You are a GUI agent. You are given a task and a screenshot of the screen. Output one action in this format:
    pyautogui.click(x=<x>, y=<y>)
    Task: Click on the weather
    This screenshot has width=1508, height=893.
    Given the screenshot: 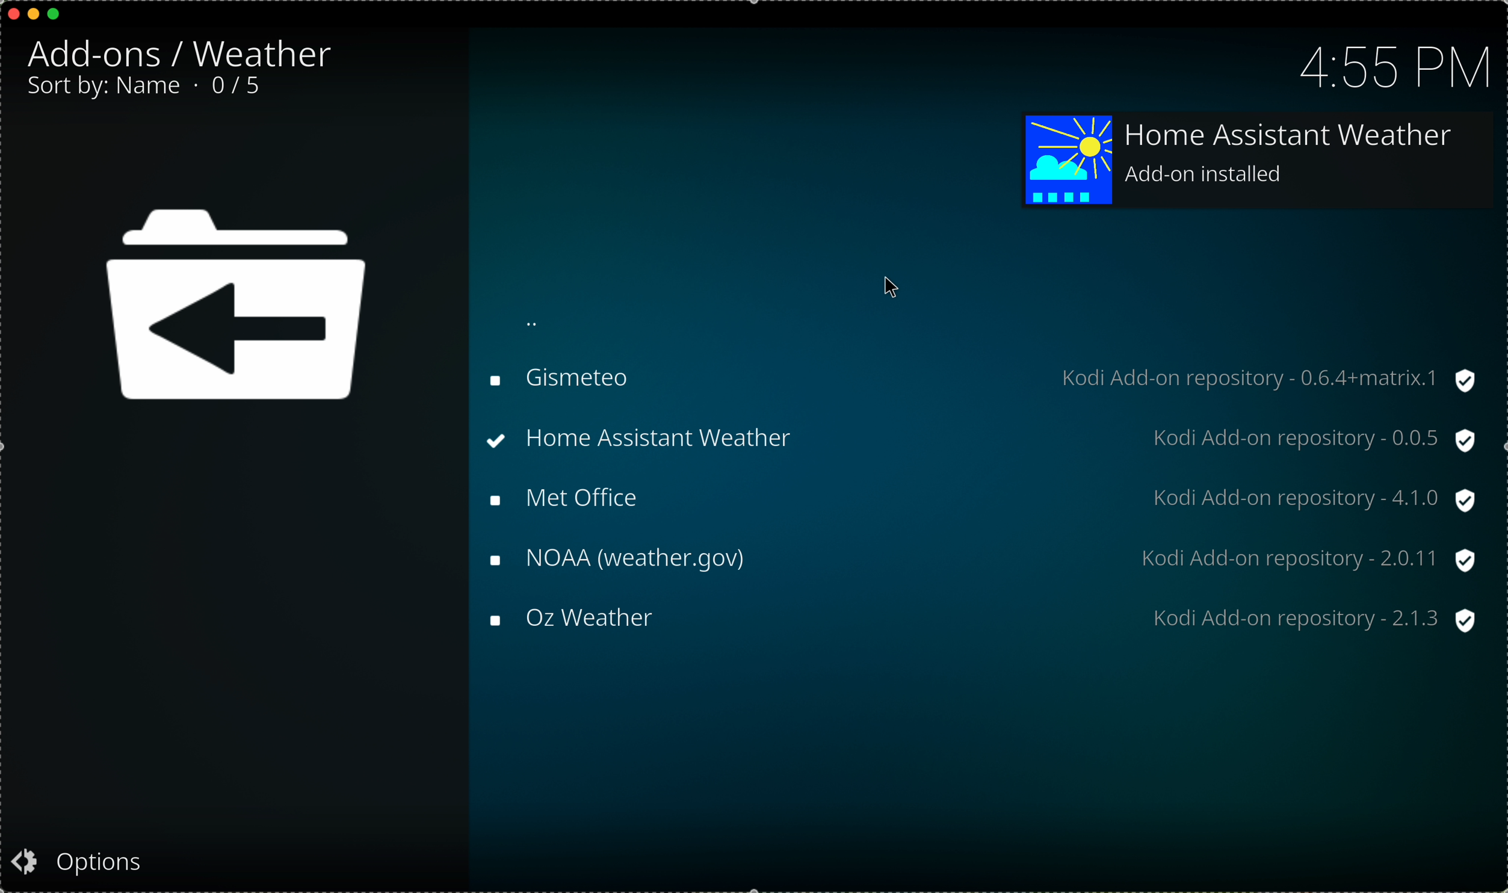 What is the action you would take?
    pyautogui.click(x=265, y=50)
    